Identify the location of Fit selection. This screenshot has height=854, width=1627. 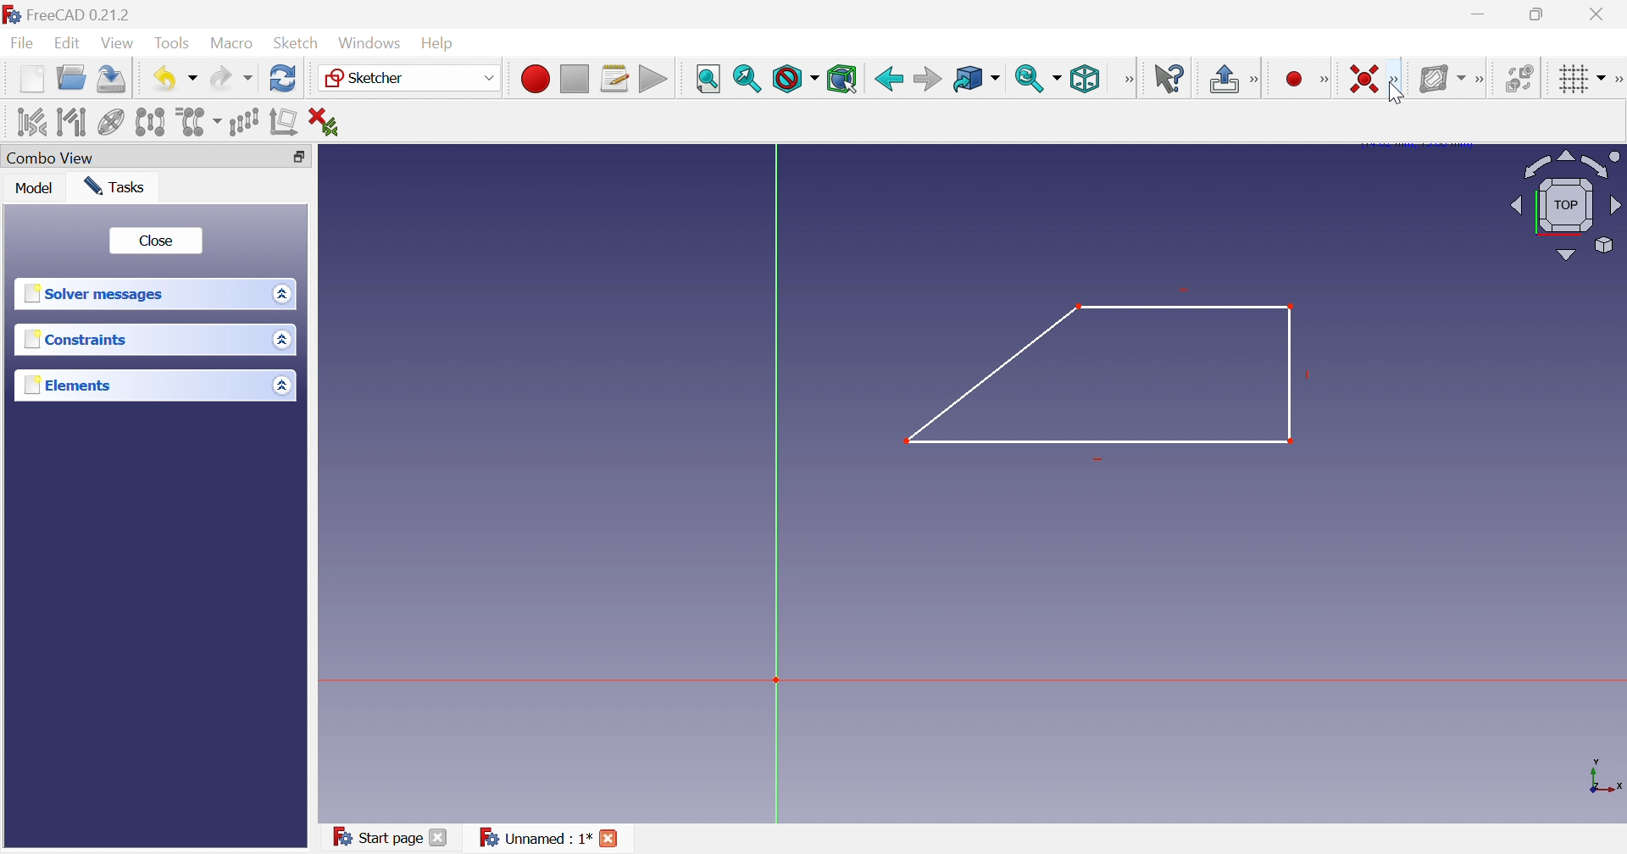
(748, 80).